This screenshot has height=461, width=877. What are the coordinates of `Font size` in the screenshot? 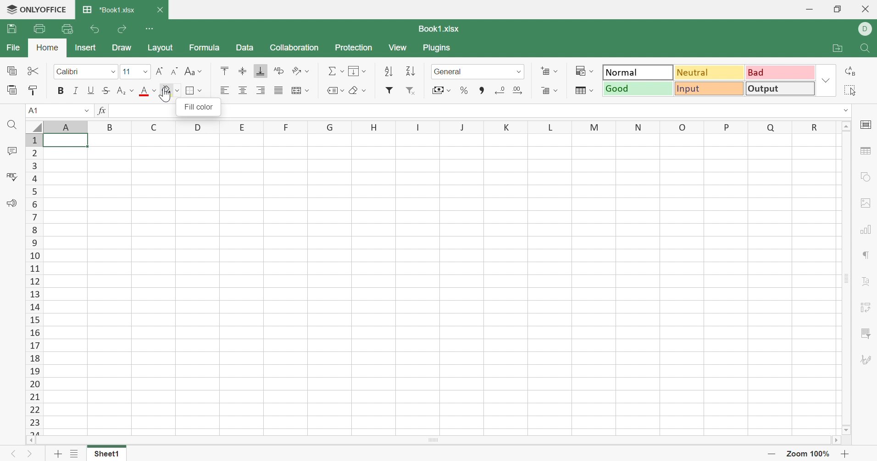 It's located at (135, 70).